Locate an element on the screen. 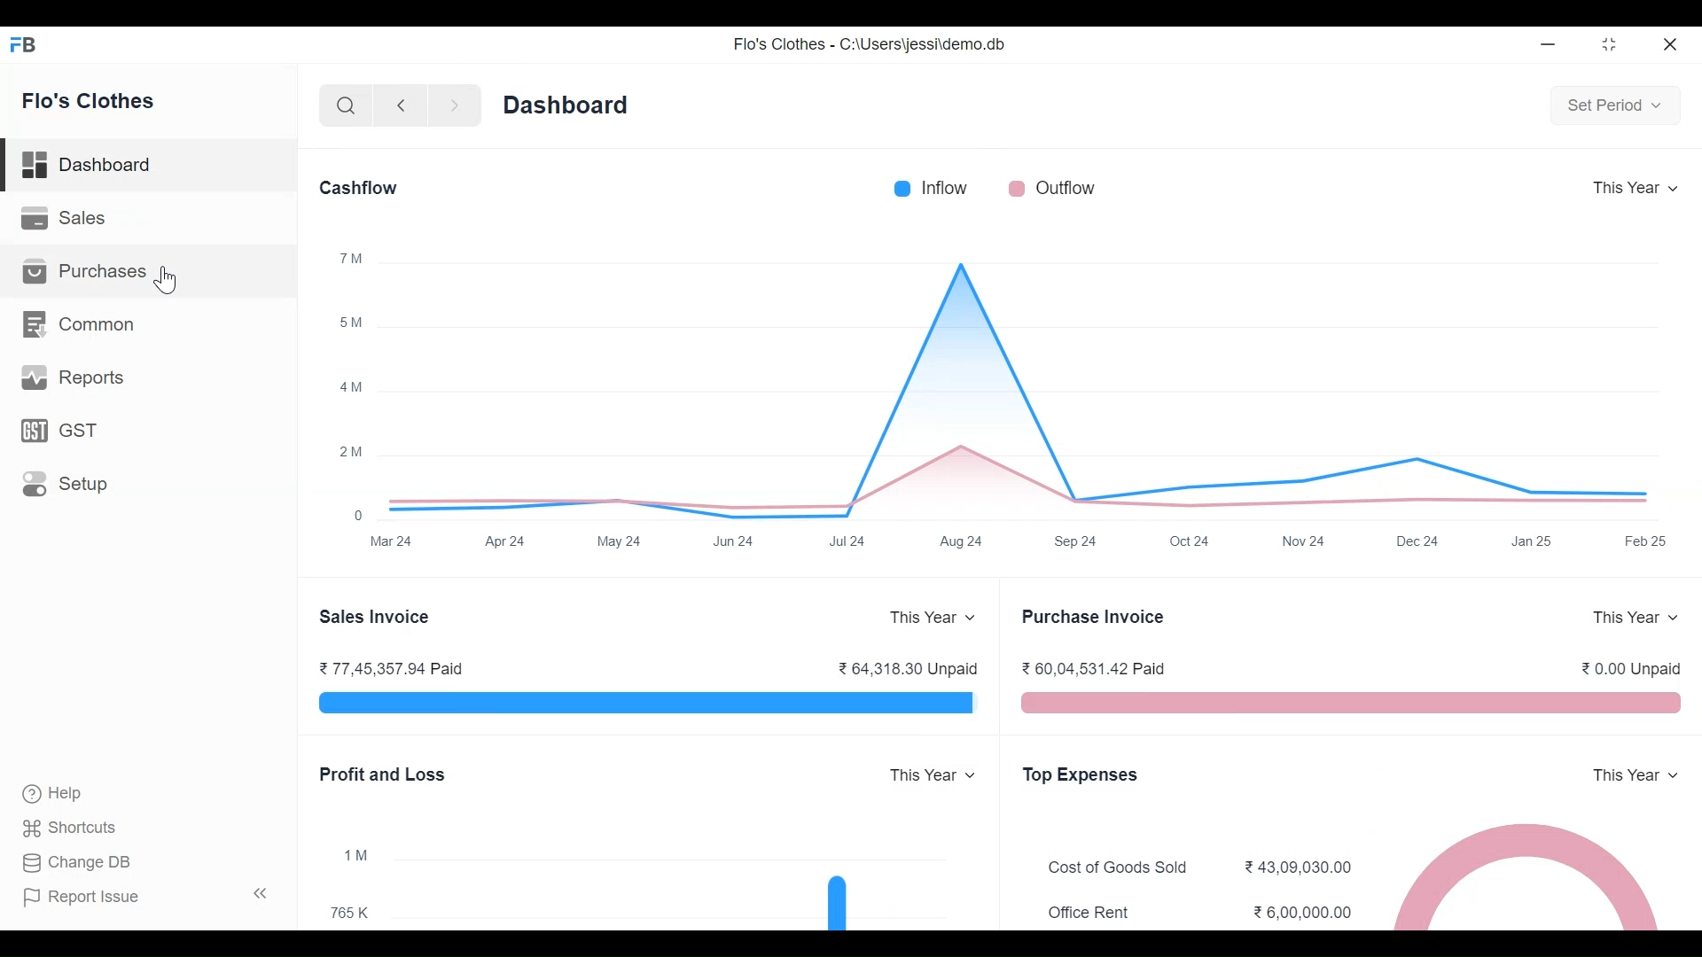 Image resolution: width=1702 pixels, height=957 pixels. Purchase Invoice is located at coordinates (1096, 618).